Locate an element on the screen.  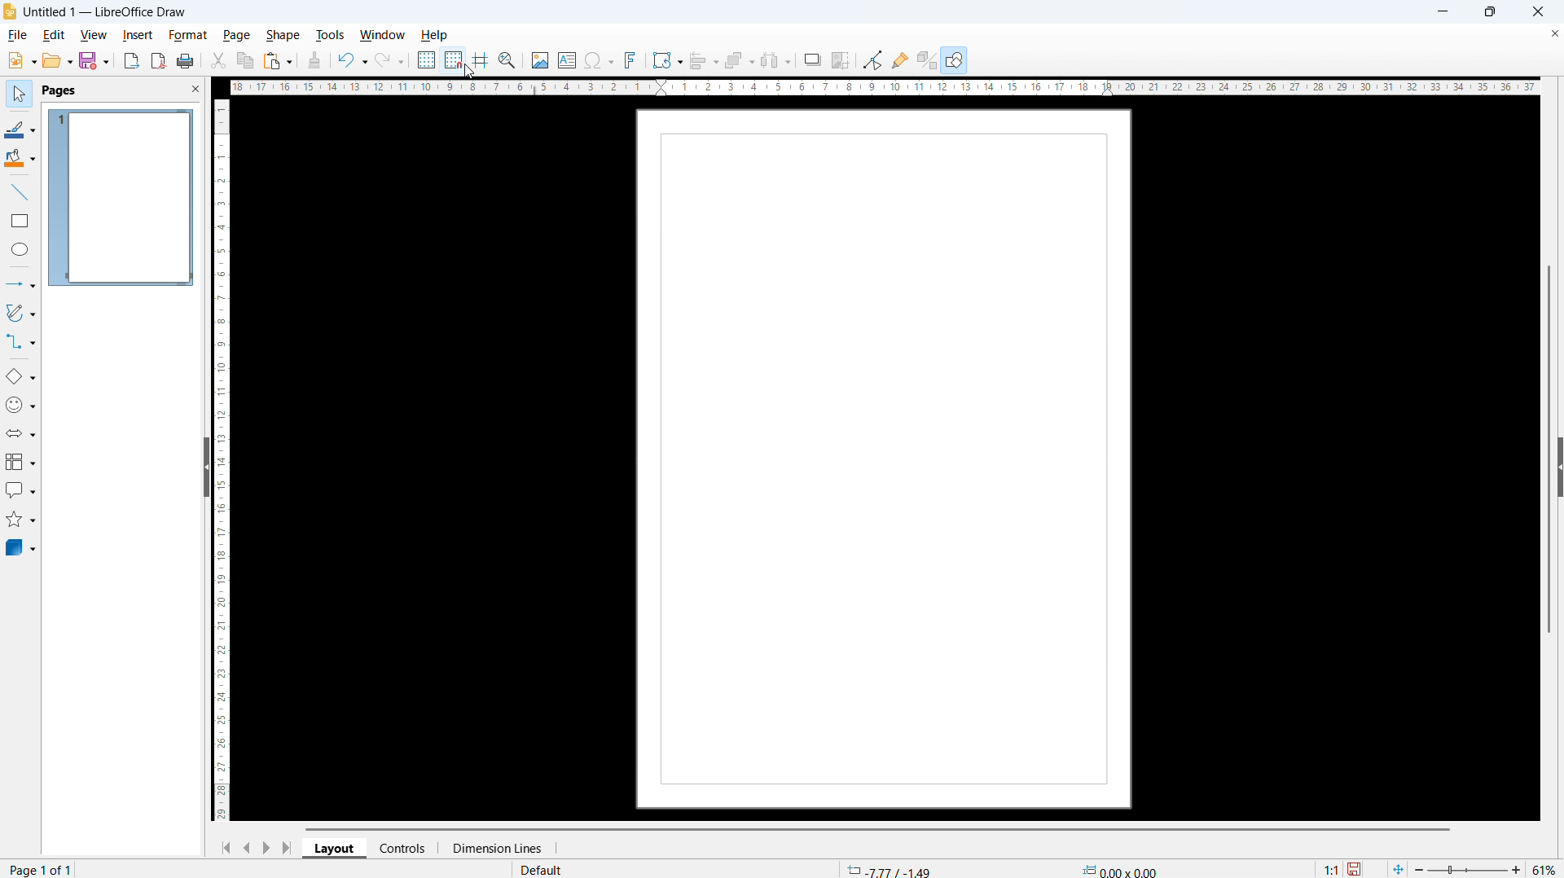
Format  is located at coordinates (188, 36).